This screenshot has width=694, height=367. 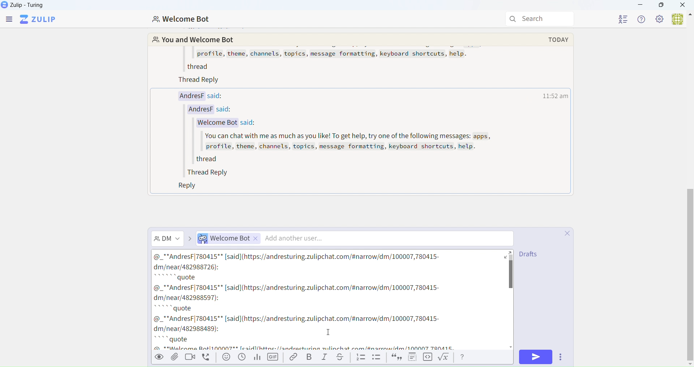 What do you see at coordinates (531, 255) in the screenshot?
I see `drafts` at bounding box center [531, 255].